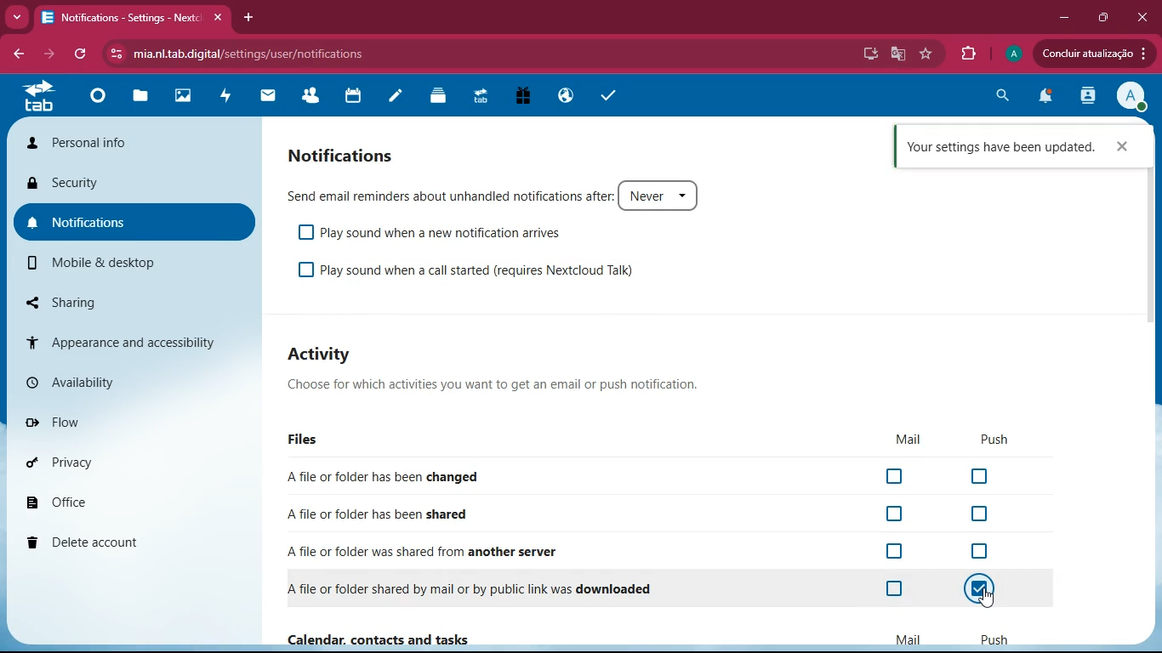 This screenshot has height=653, width=1162. I want to click on notifications, so click(1047, 98).